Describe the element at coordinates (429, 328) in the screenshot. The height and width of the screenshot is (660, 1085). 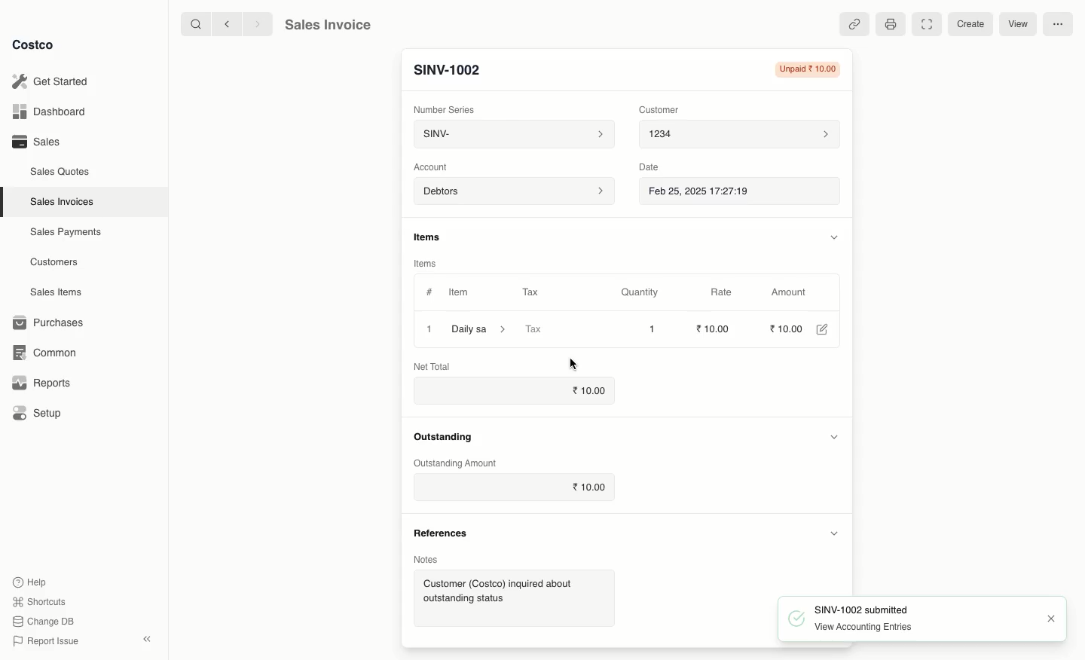
I see `1` at that location.